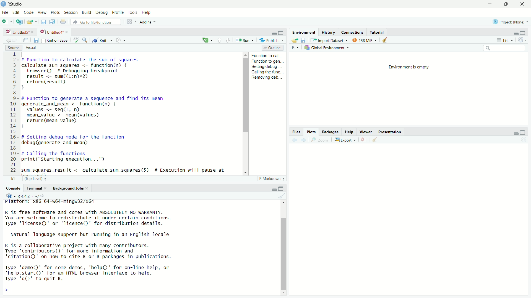  What do you see at coordinates (491, 4) in the screenshot?
I see `minimize` at bounding box center [491, 4].